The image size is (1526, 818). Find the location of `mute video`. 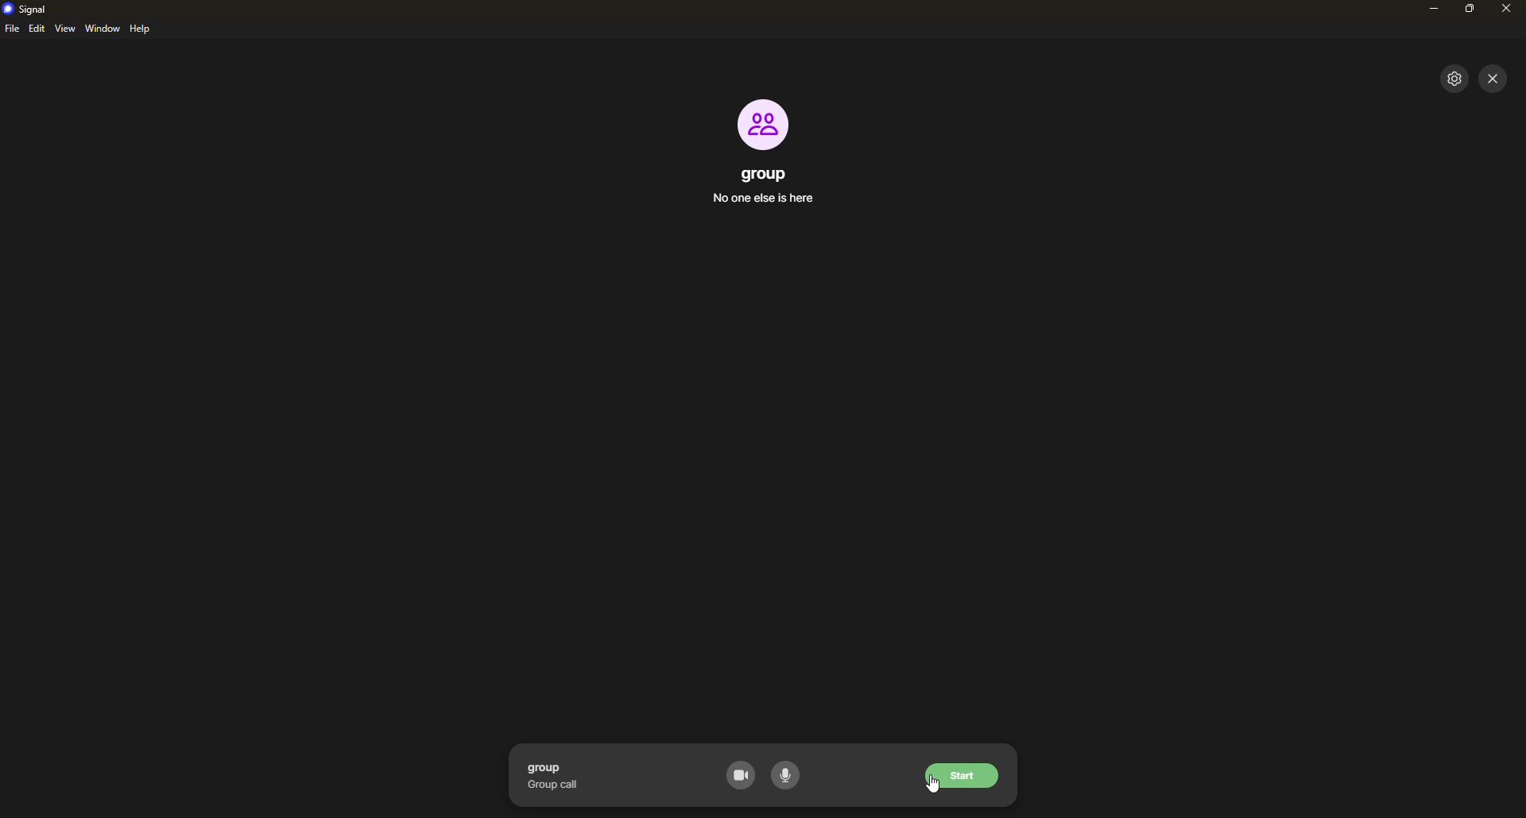

mute video is located at coordinates (741, 774).